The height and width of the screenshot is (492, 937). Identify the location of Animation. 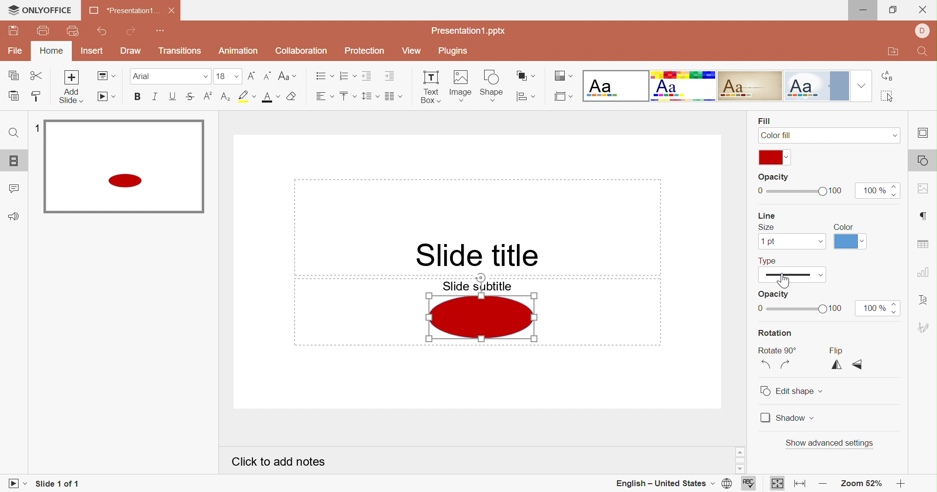
(239, 51).